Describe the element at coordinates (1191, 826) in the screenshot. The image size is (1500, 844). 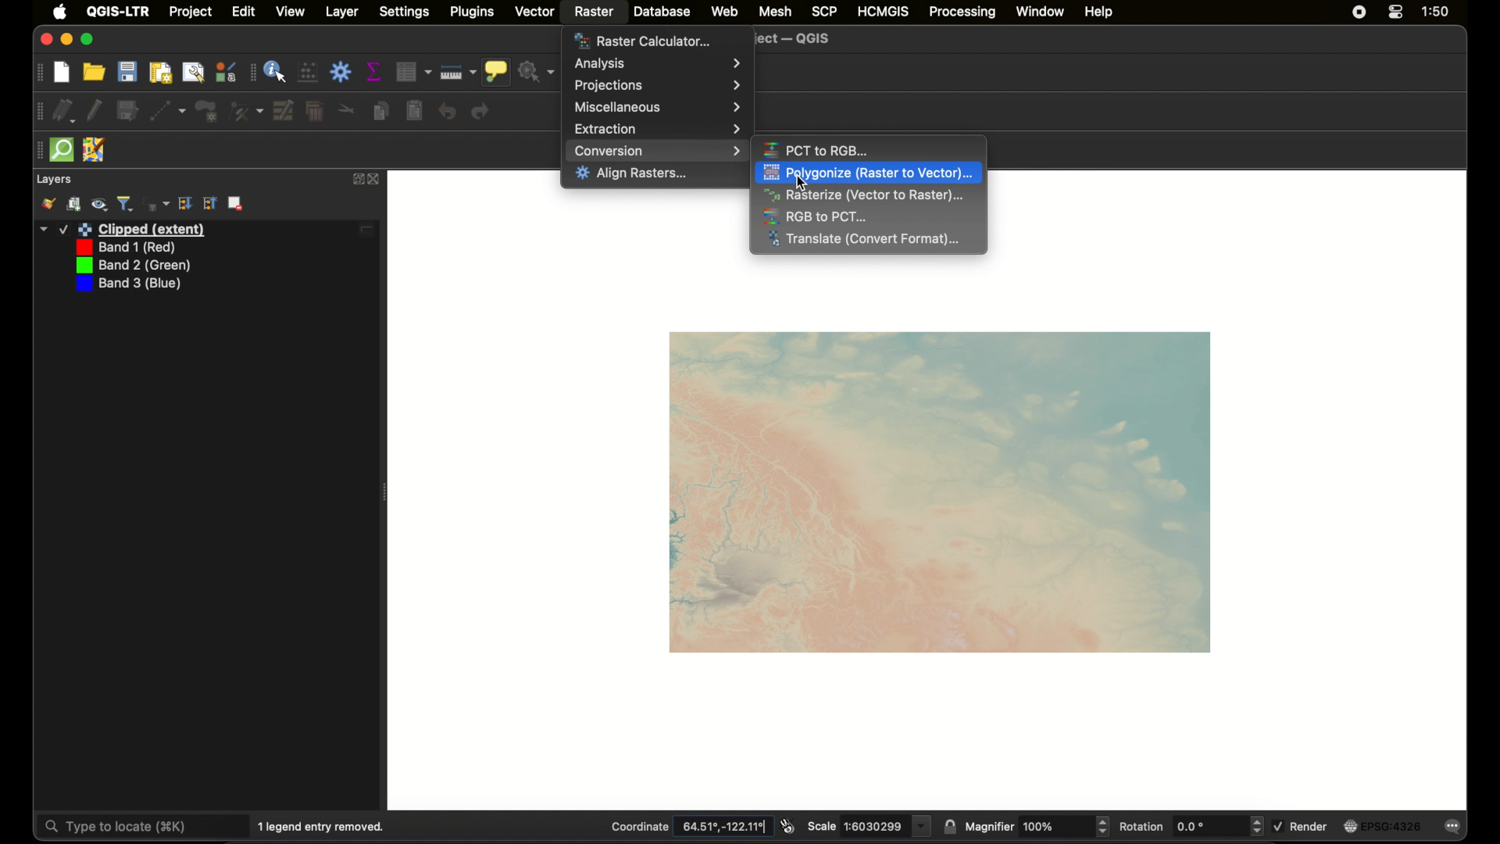
I see `rotation` at that location.